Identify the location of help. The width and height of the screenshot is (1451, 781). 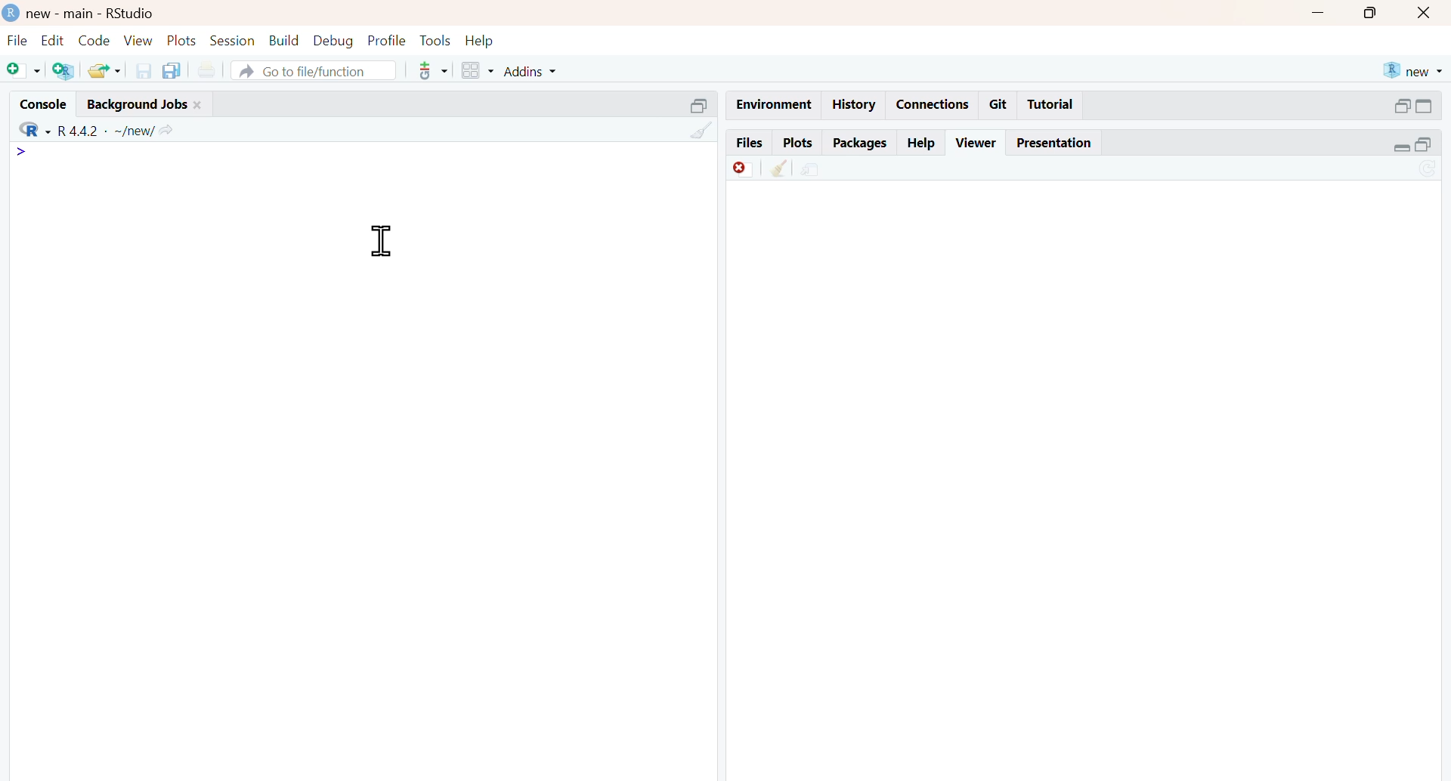
(923, 144).